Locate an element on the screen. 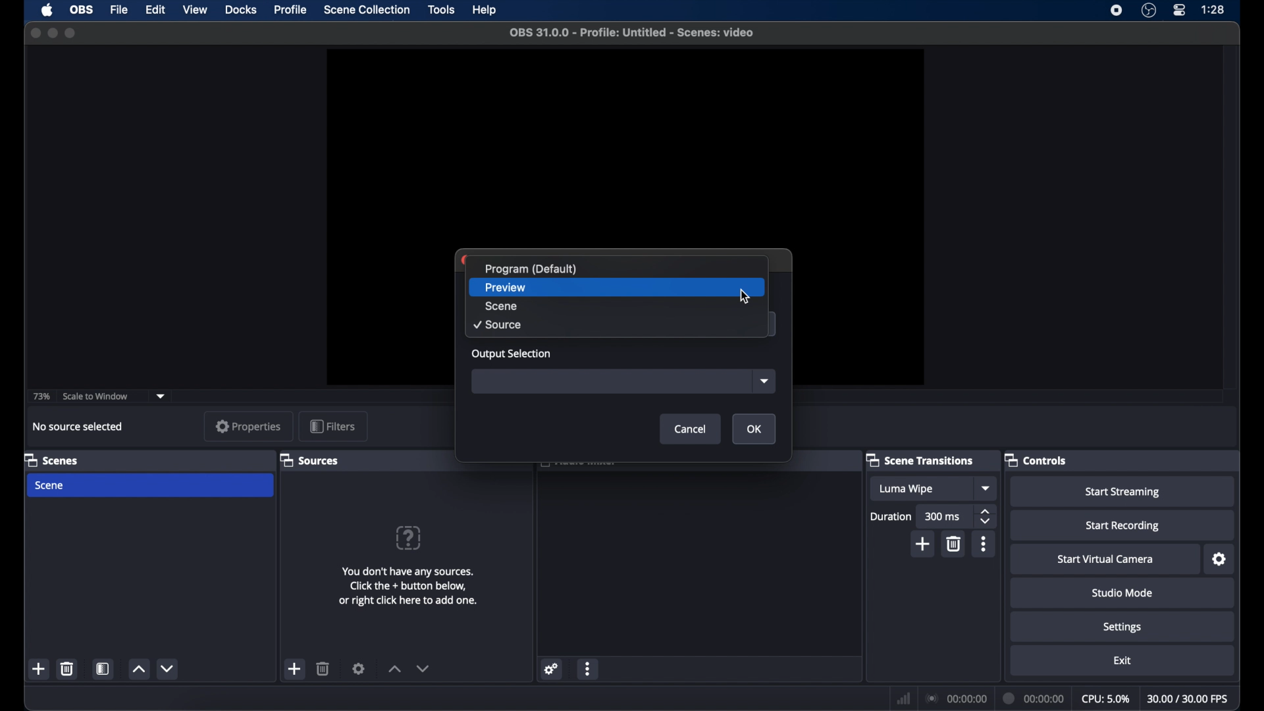 The width and height of the screenshot is (1264, 711). durations is located at coordinates (891, 517).